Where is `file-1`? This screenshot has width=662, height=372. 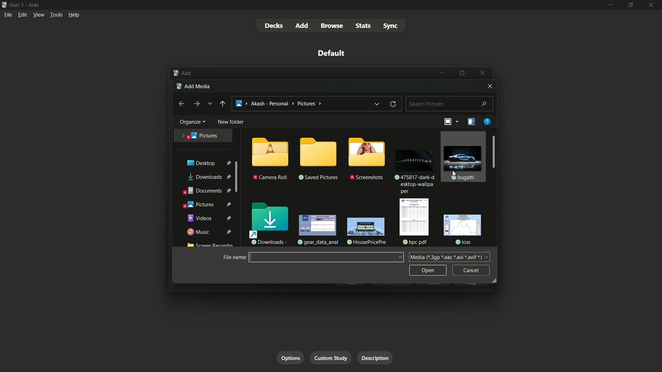 file-1 is located at coordinates (413, 164).